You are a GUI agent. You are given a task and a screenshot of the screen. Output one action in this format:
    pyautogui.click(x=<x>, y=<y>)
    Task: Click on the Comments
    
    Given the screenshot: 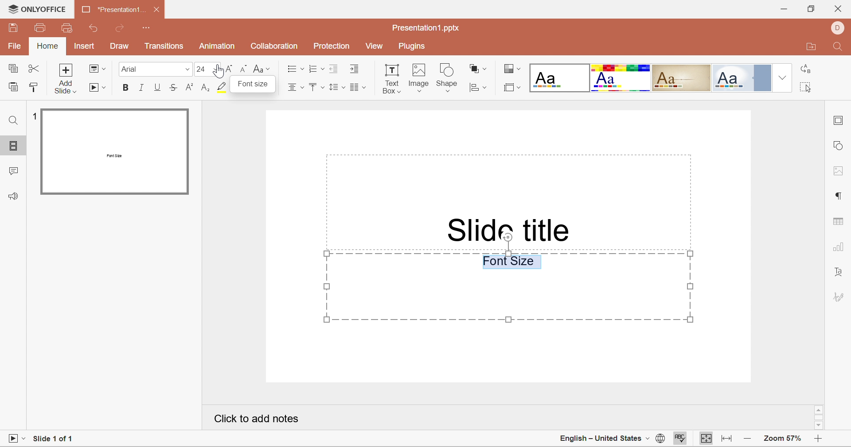 What is the action you would take?
    pyautogui.click(x=12, y=173)
    